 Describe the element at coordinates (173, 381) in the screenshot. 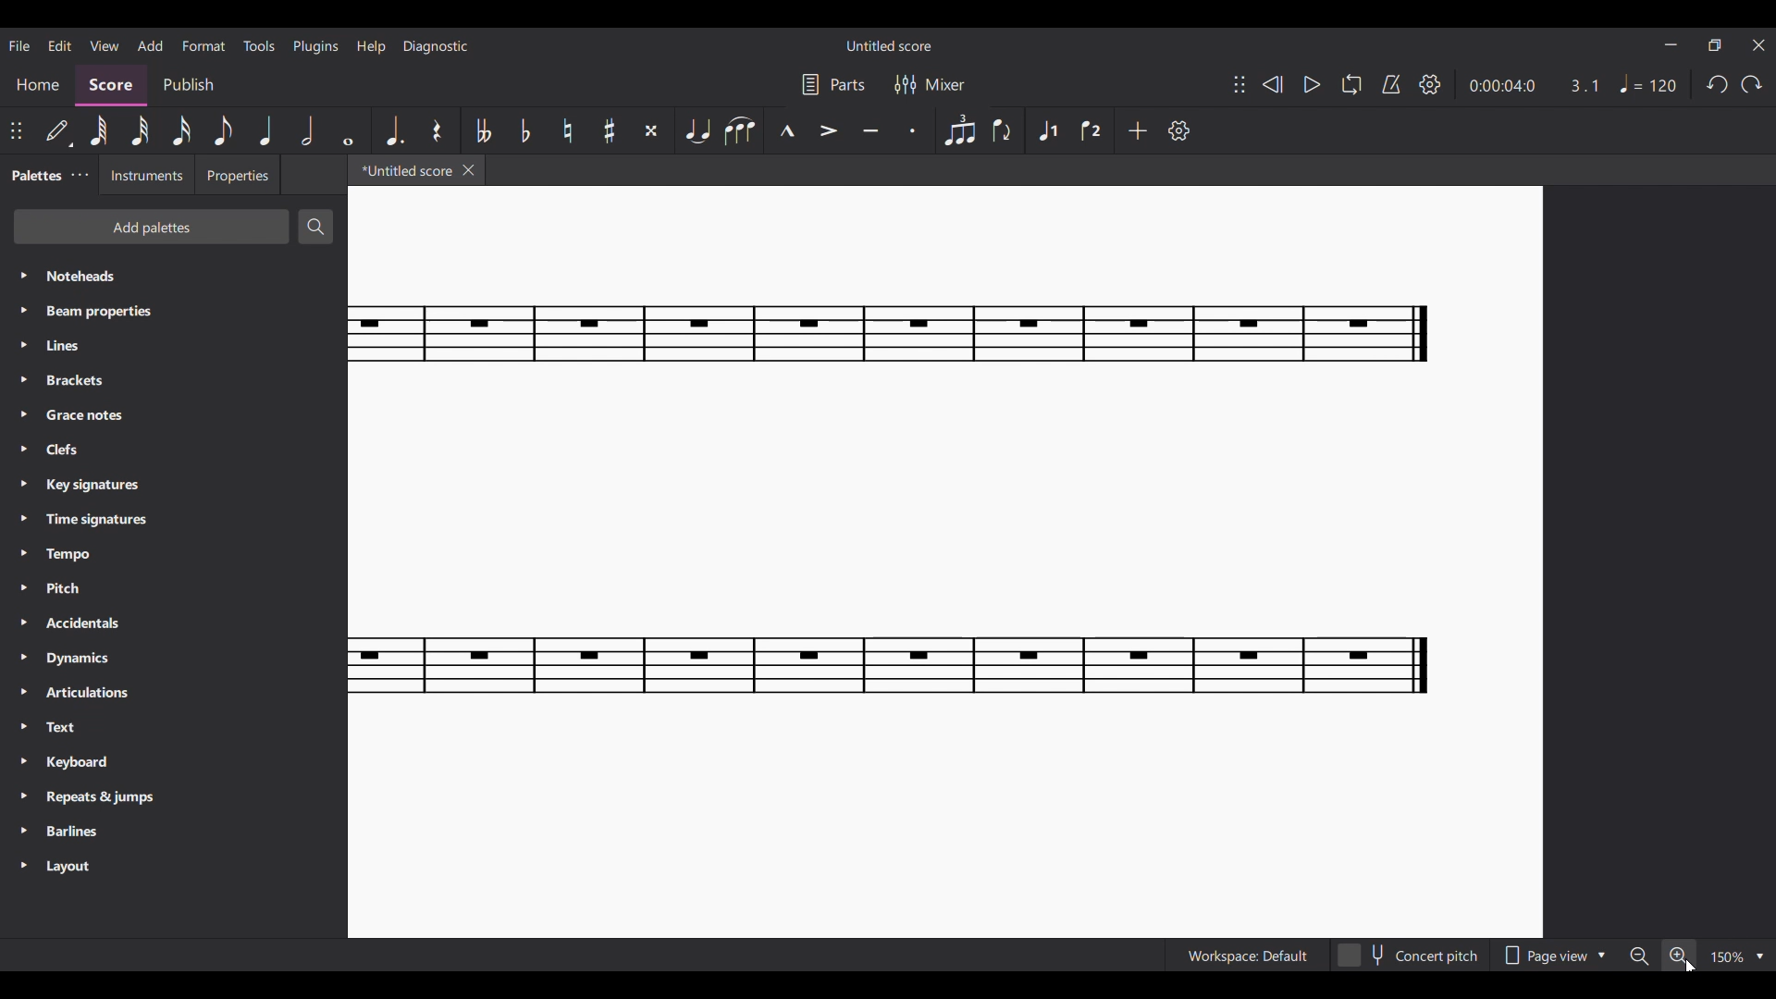

I see `Brackets` at that location.